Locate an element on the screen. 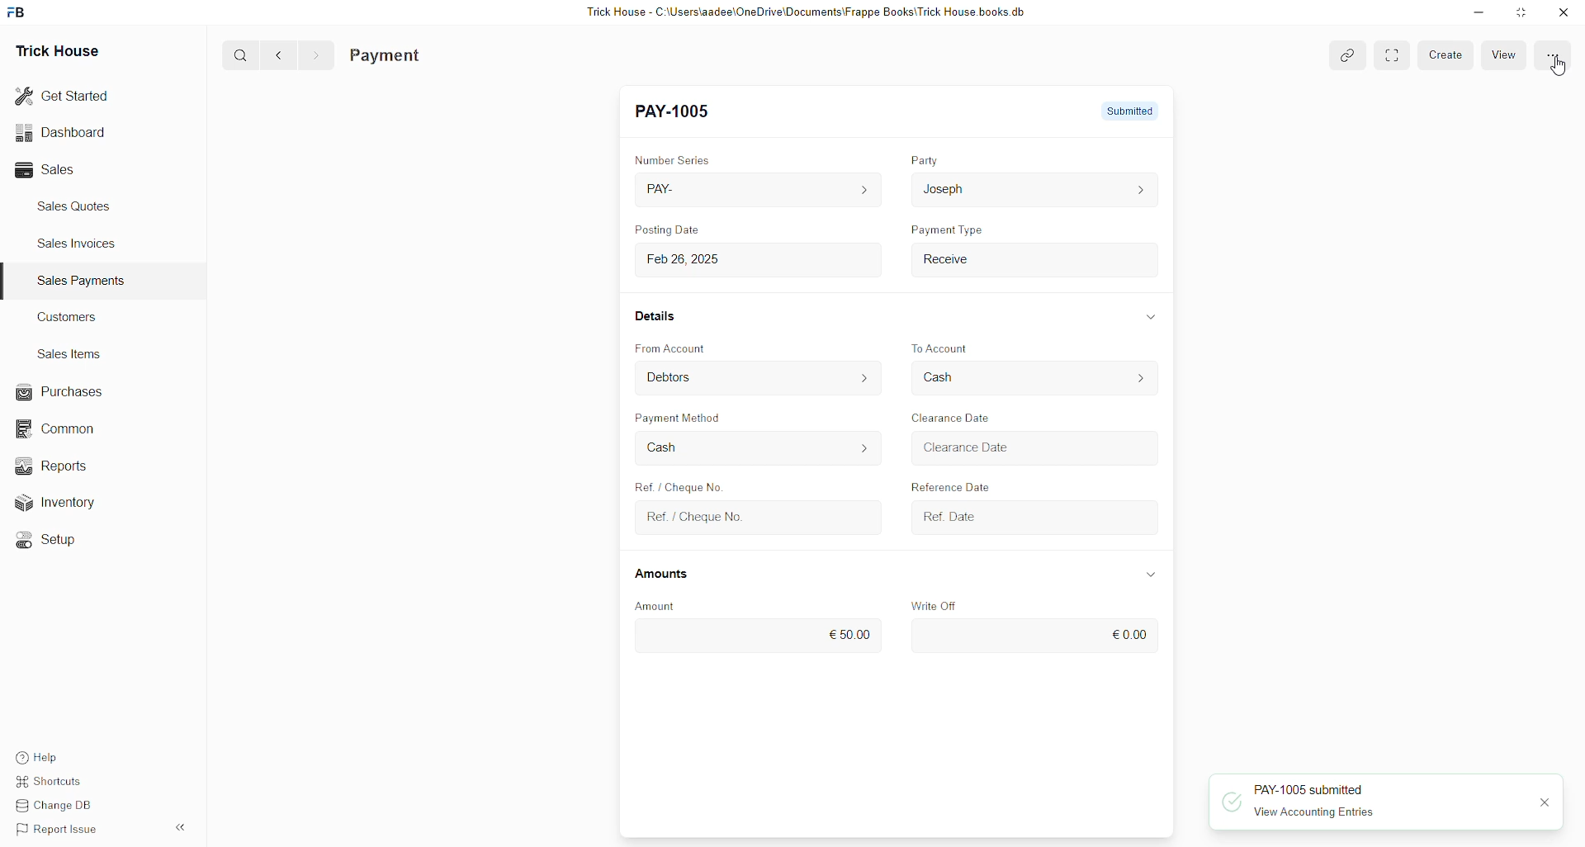  Amount is located at coordinates (656, 607).